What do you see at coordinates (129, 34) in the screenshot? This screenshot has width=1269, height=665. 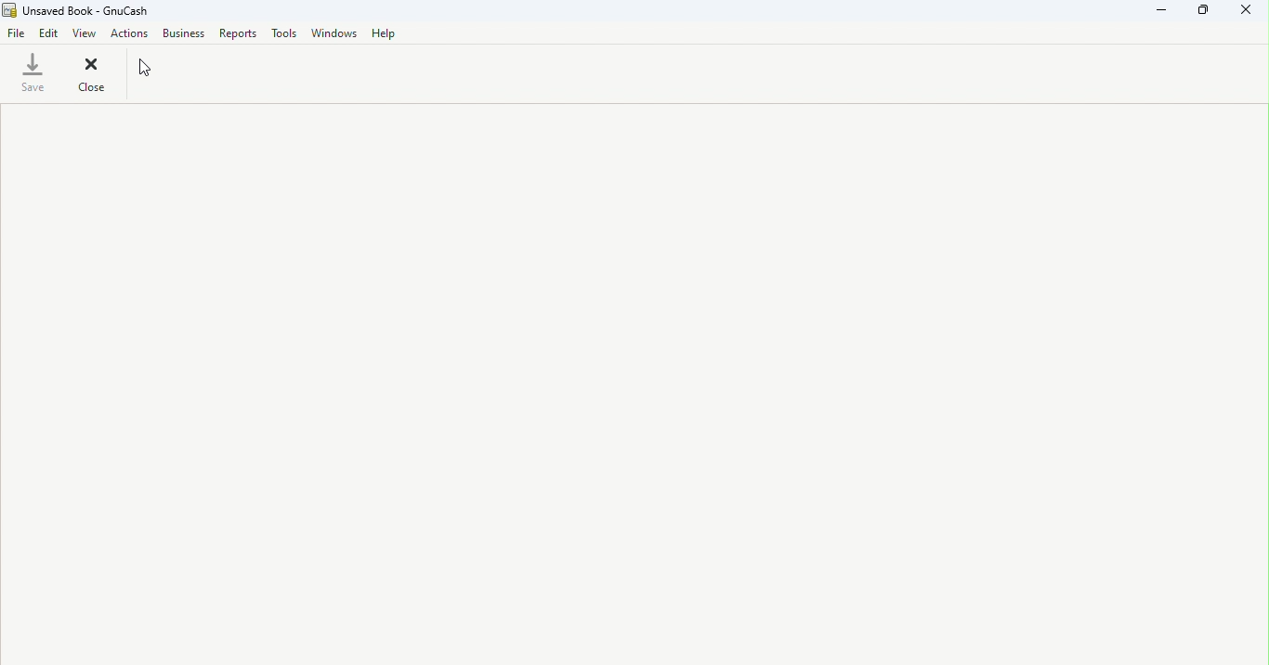 I see `actions` at bounding box center [129, 34].